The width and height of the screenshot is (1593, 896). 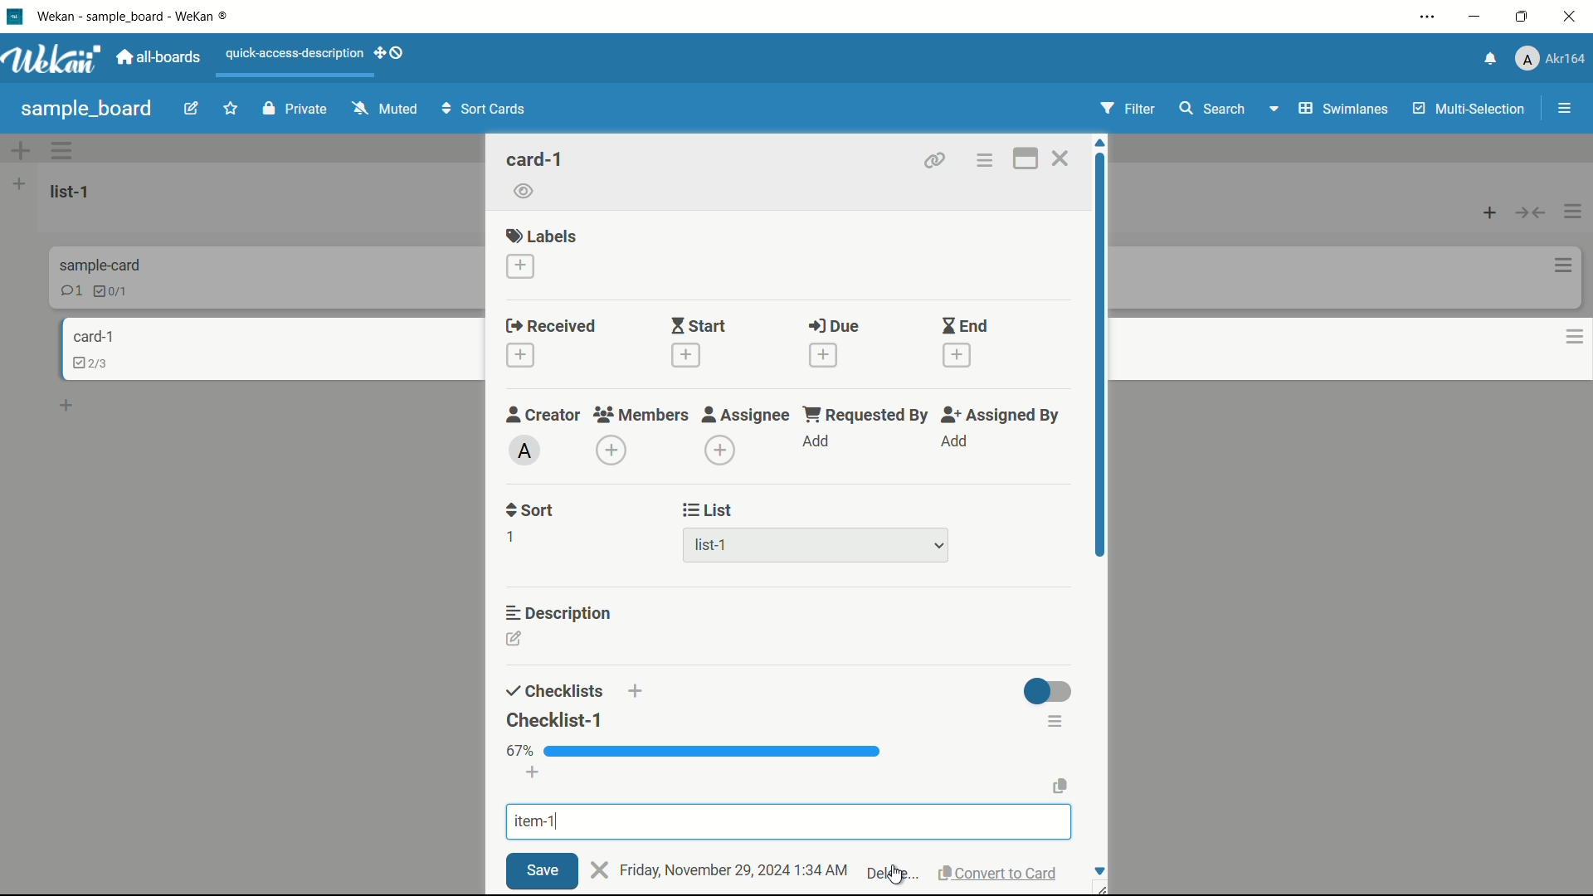 I want to click on received, so click(x=554, y=325).